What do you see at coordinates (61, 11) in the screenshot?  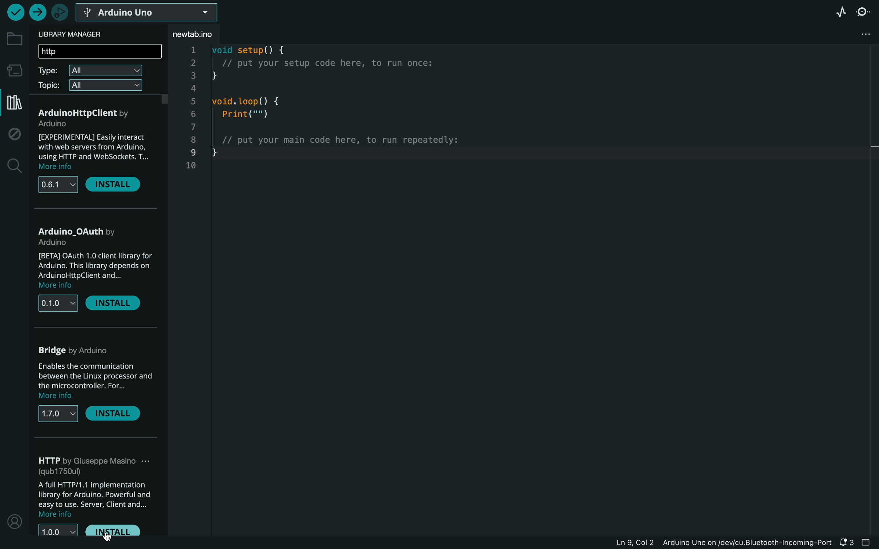 I see `debugger` at bounding box center [61, 11].